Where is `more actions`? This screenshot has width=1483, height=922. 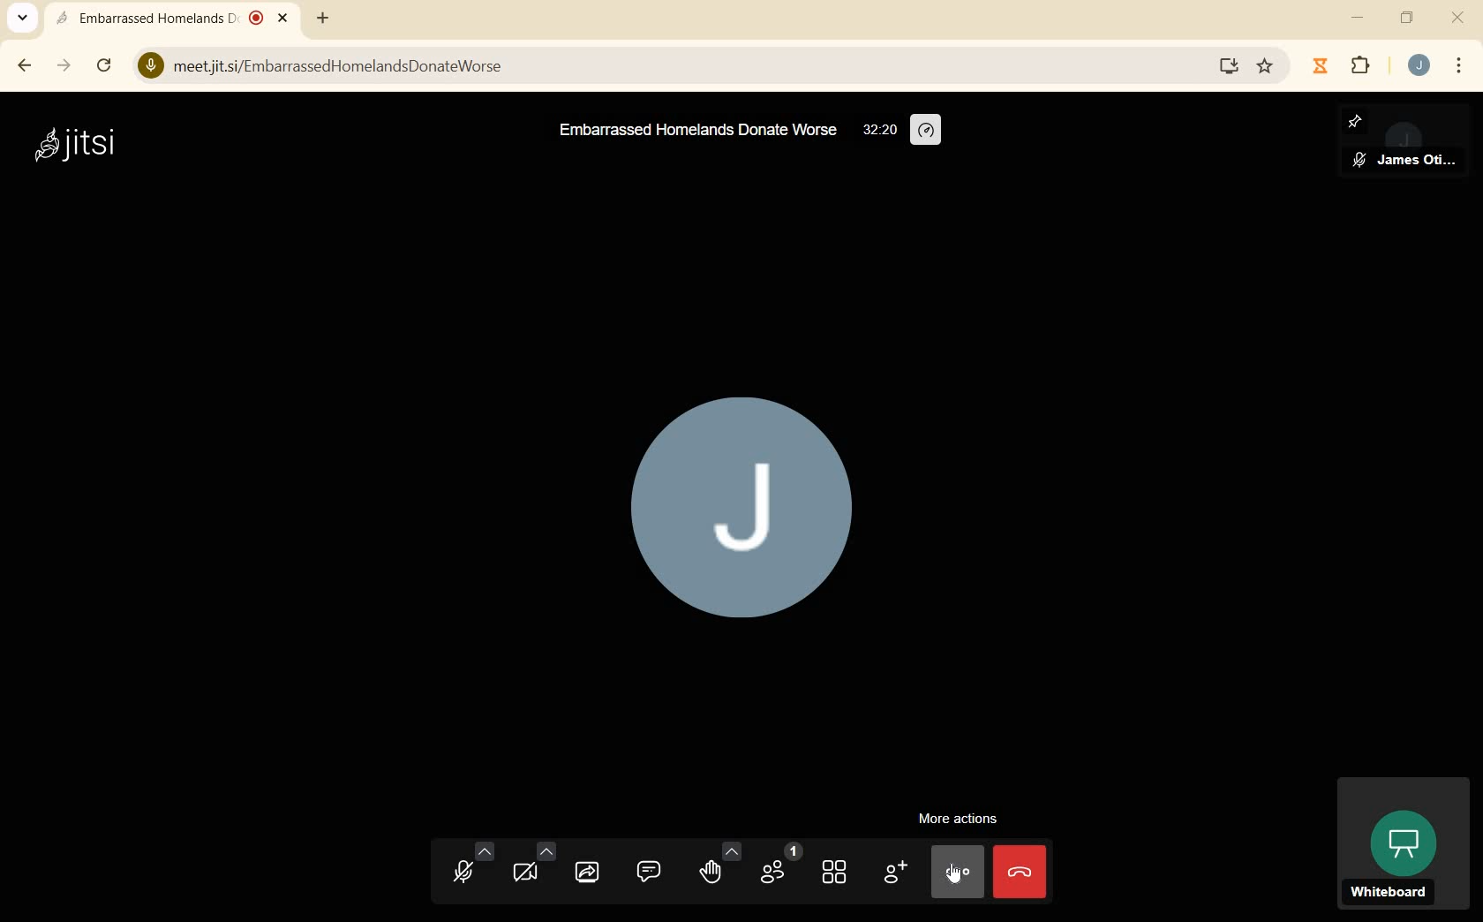 more actions is located at coordinates (957, 870).